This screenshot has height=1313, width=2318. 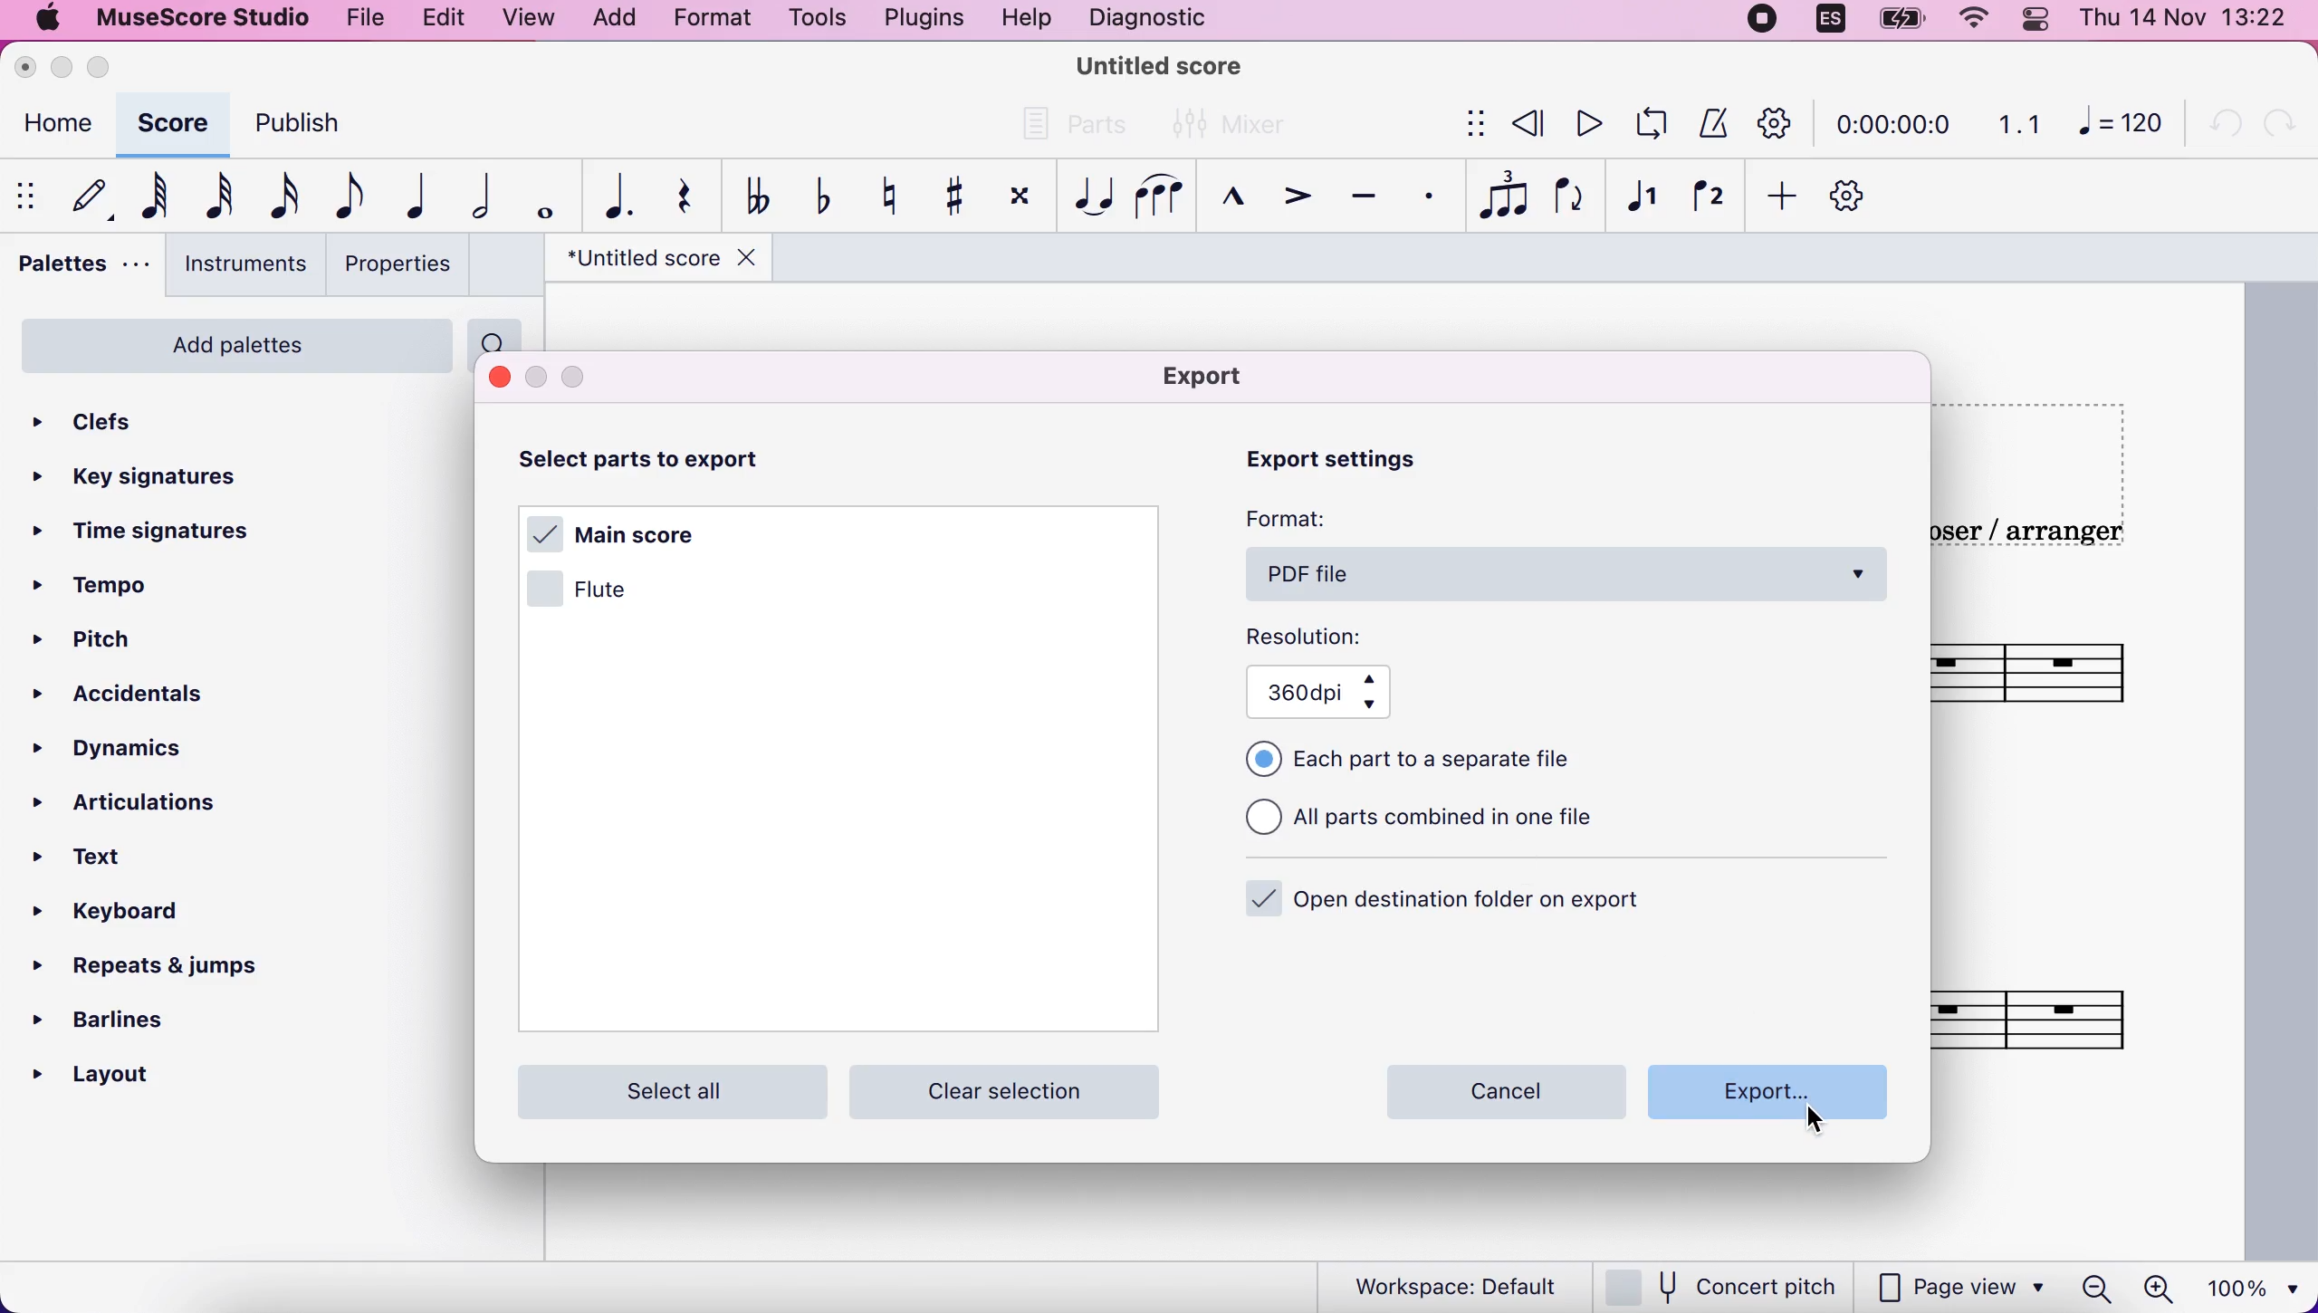 What do you see at coordinates (237, 265) in the screenshot?
I see `instruments` at bounding box center [237, 265].